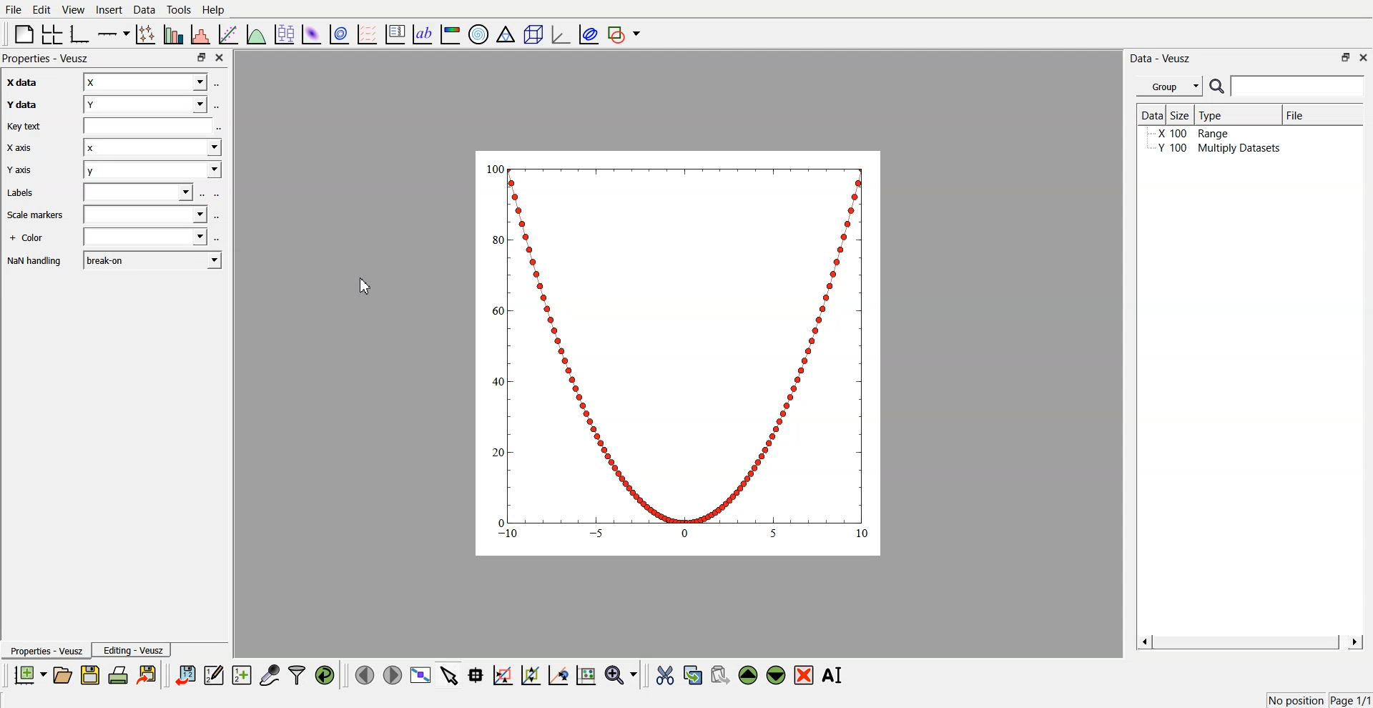  What do you see at coordinates (24, 193) in the screenshot?
I see `labels` at bounding box center [24, 193].